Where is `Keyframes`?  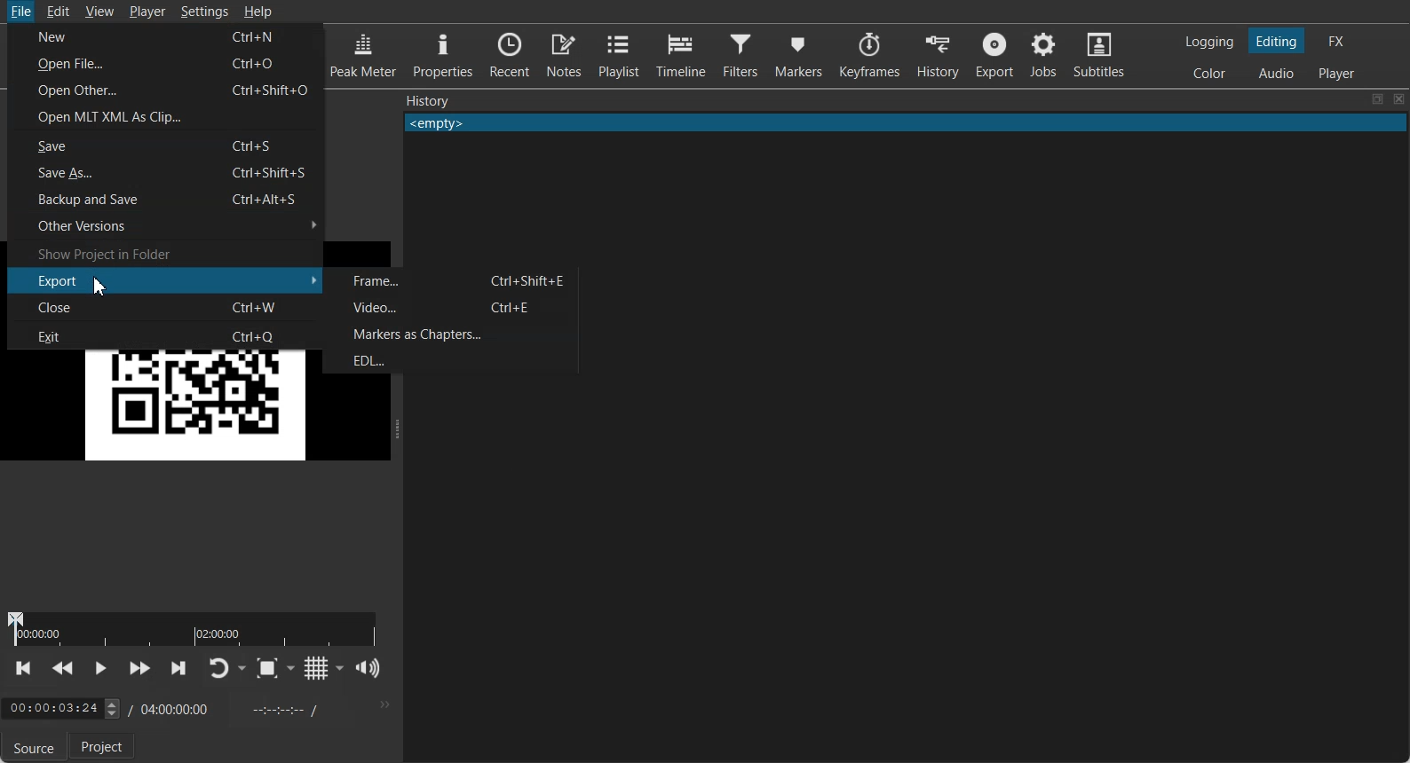
Keyframes is located at coordinates (871, 55).